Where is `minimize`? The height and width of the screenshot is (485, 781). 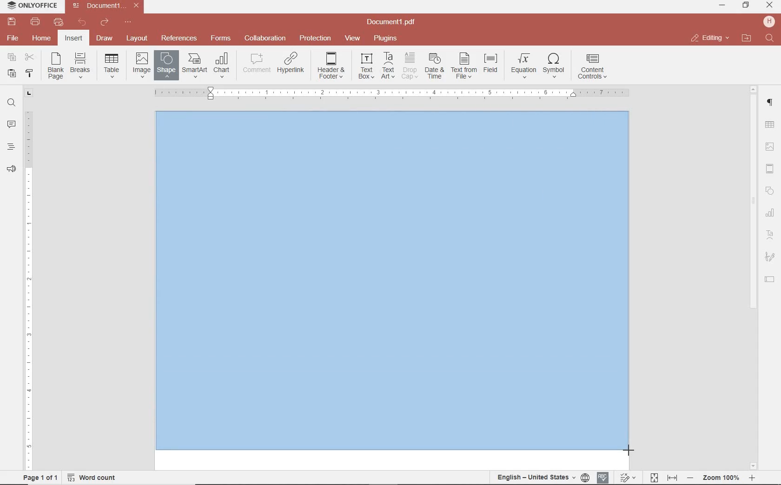
minimize is located at coordinates (723, 5).